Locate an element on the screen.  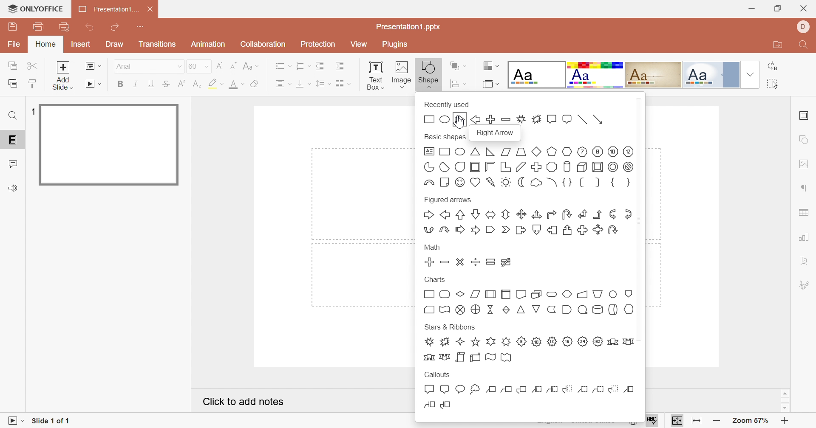
Right arrow is located at coordinates (496, 134).